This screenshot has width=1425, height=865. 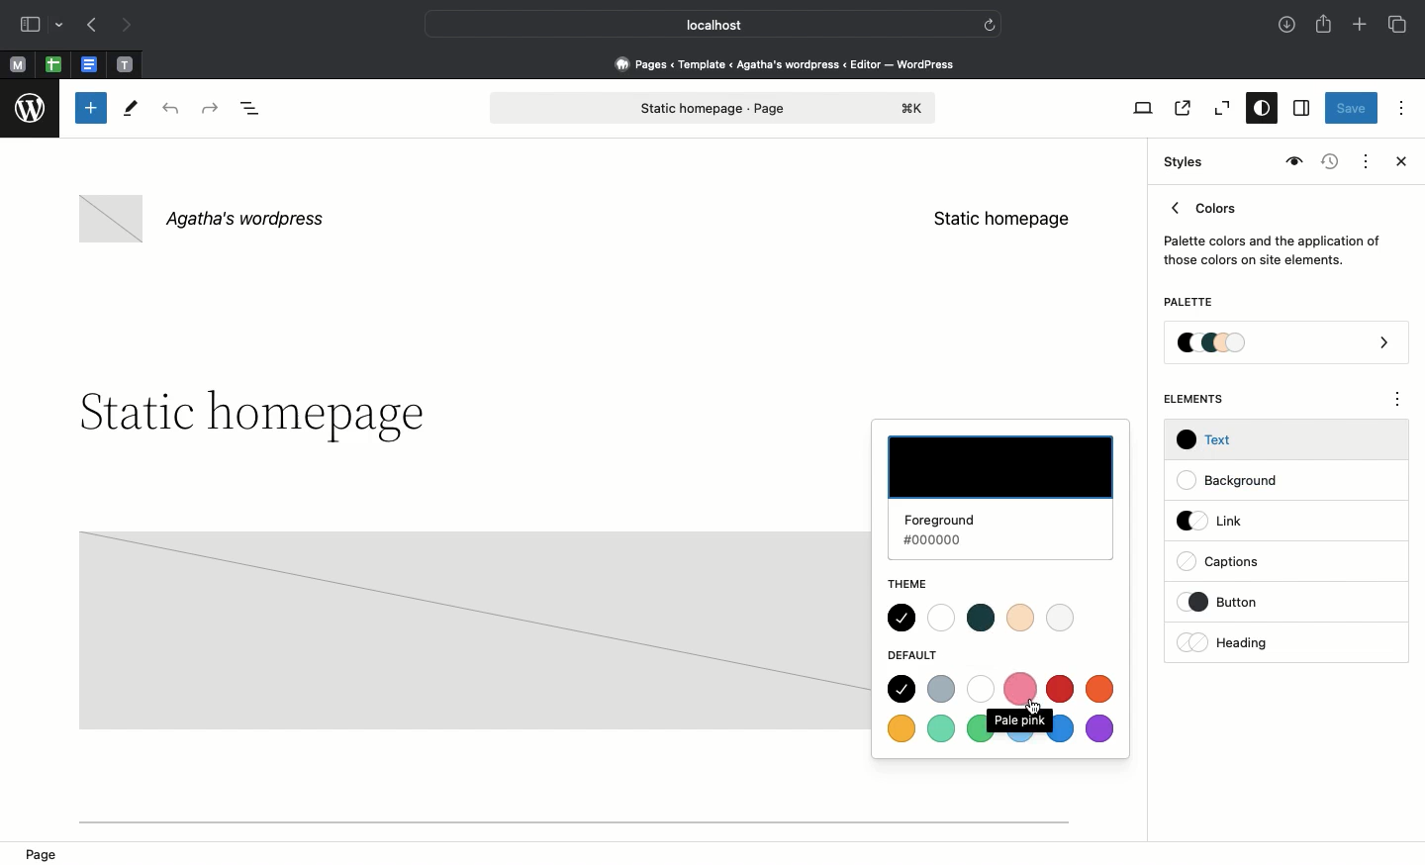 I want to click on Button, so click(x=1236, y=602).